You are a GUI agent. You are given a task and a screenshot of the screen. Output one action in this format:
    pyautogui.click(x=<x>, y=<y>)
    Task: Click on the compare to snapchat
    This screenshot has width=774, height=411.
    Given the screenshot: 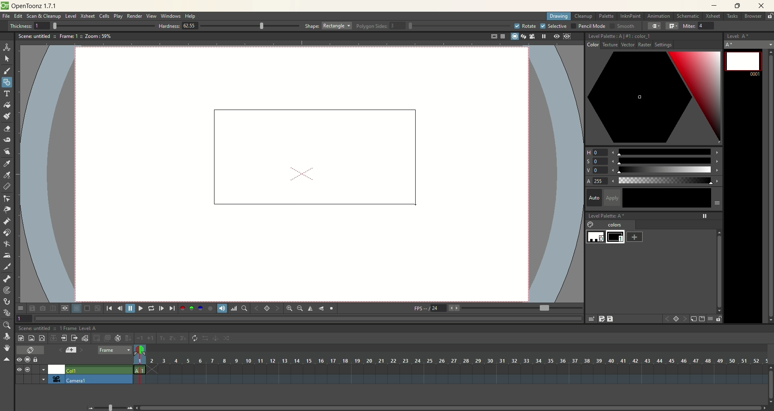 What is the action you would take?
    pyautogui.click(x=52, y=309)
    